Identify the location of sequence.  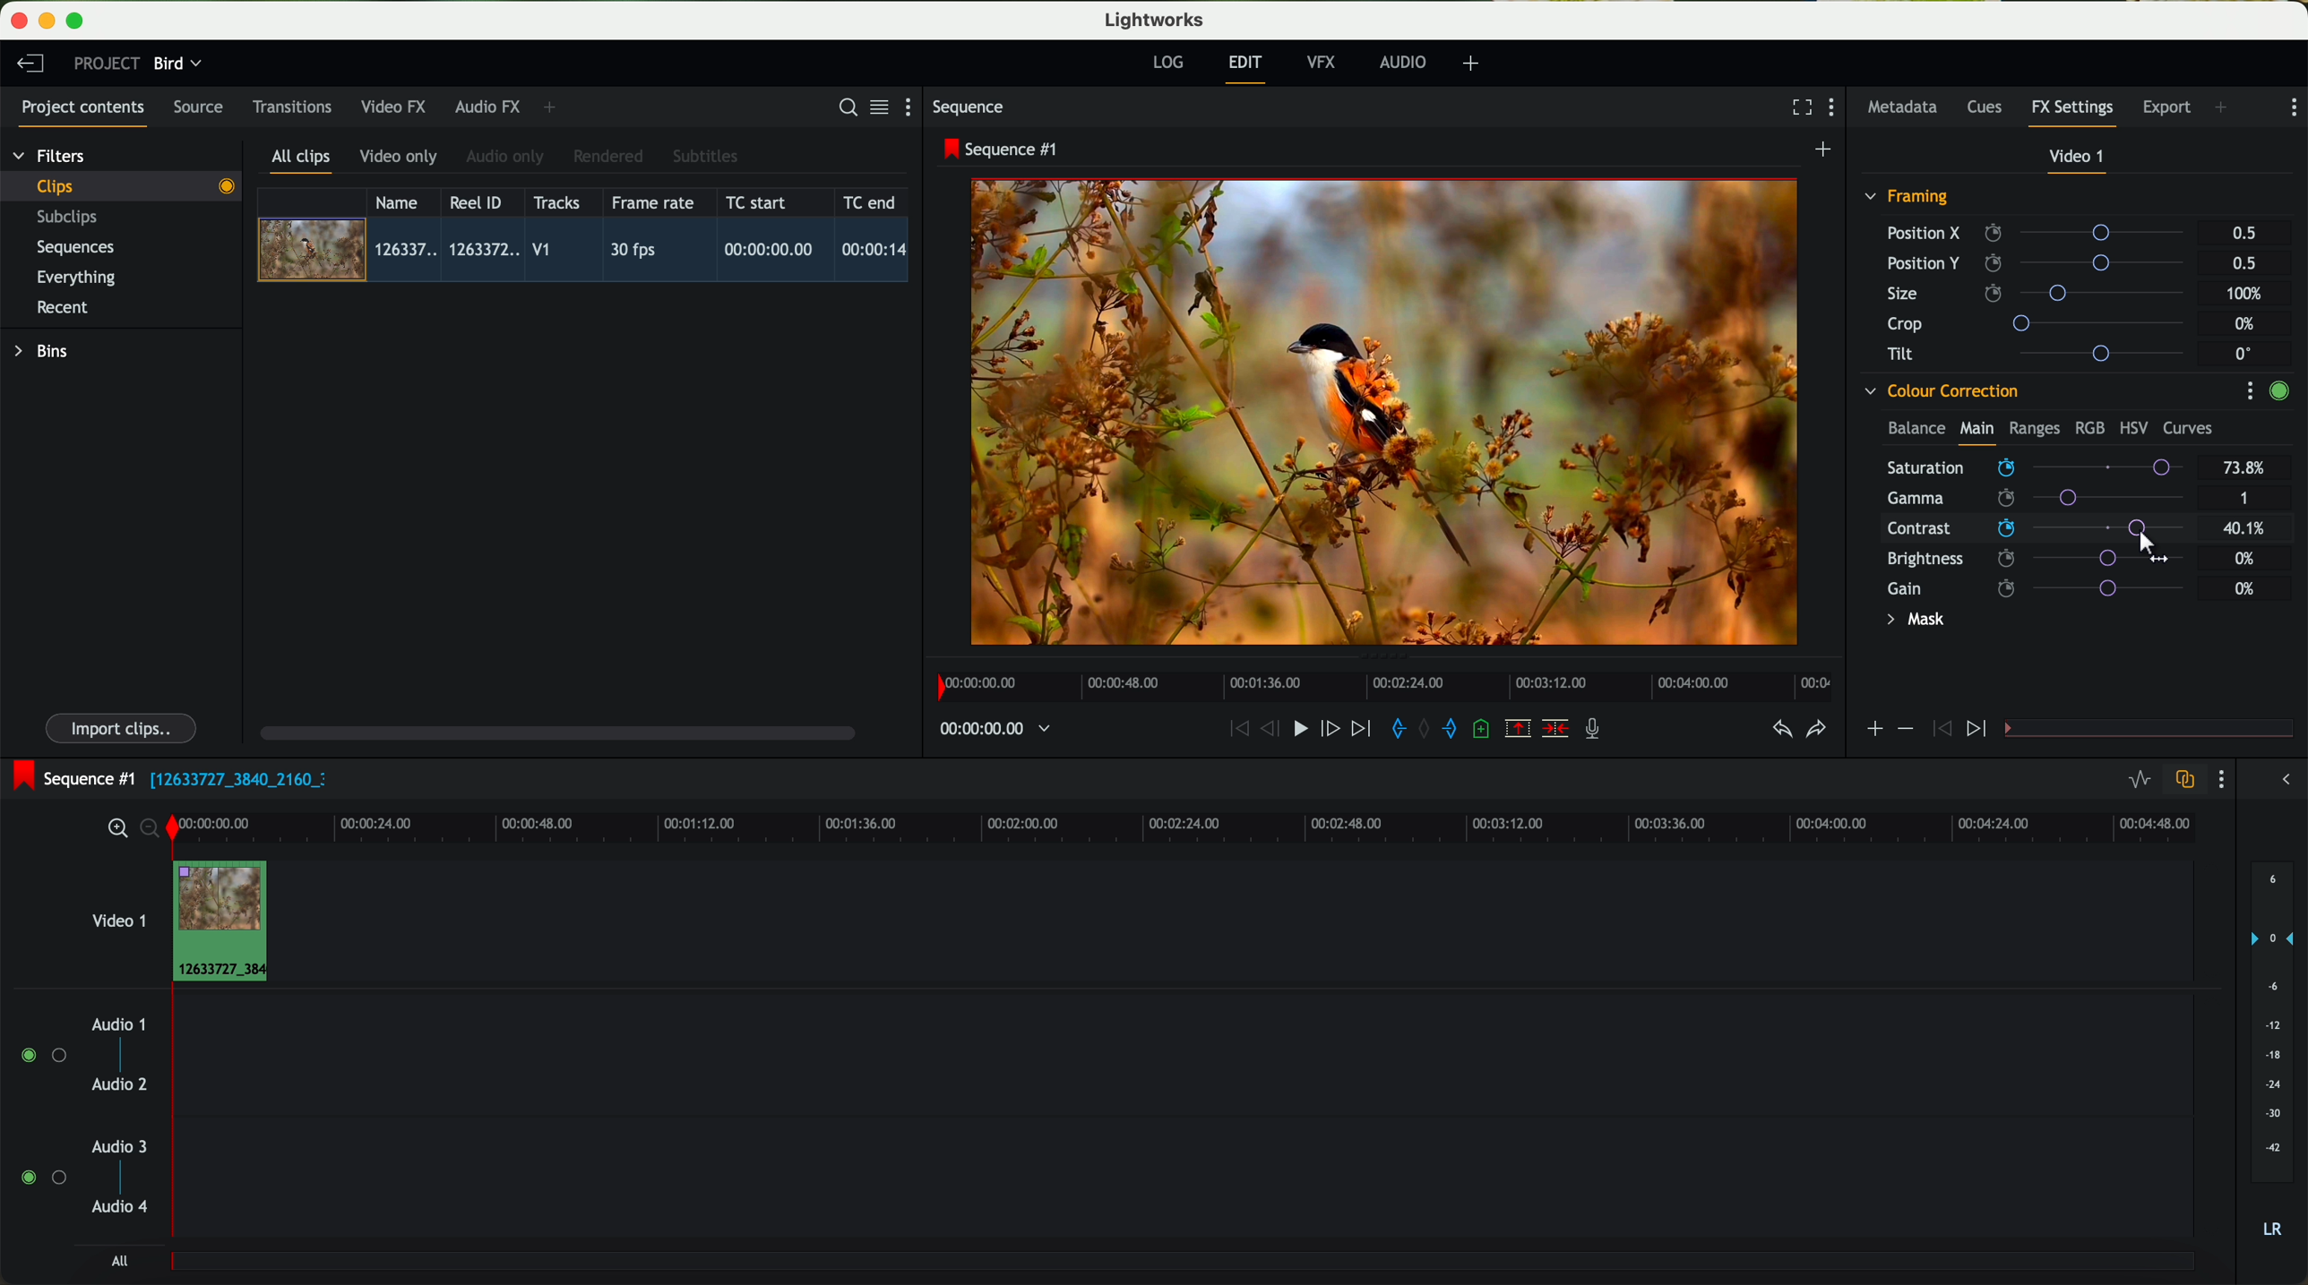
(969, 107).